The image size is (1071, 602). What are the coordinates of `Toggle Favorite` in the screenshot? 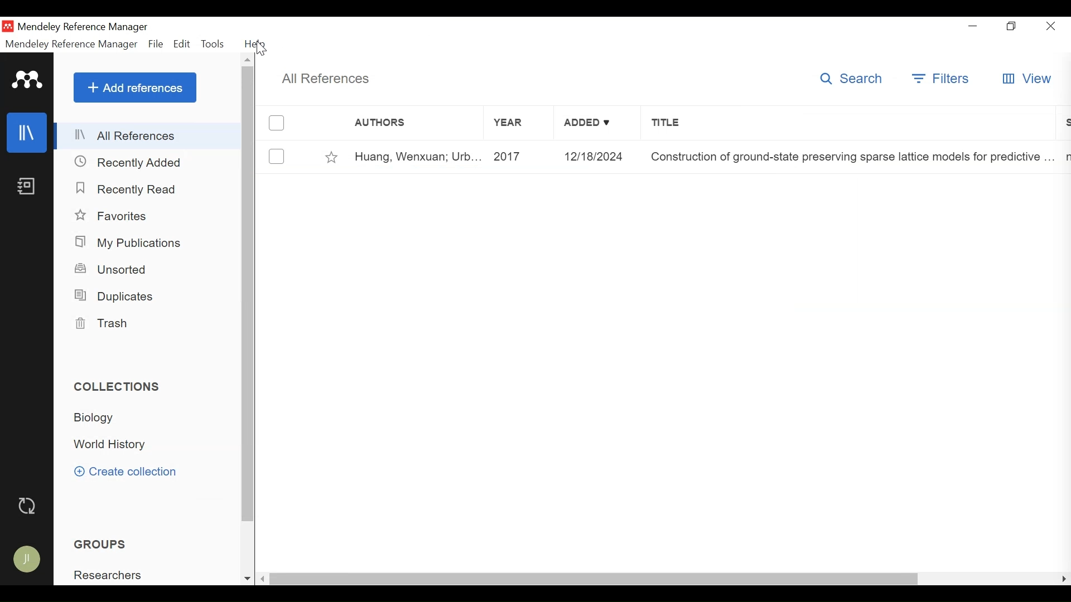 It's located at (327, 157).